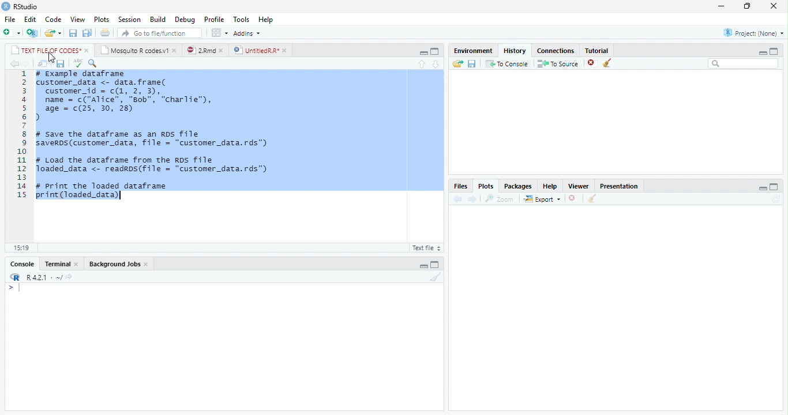 The height and width of the screenshot is (415, 788). I want to click on TEXT FILE OF CODES, so click(44, 50).